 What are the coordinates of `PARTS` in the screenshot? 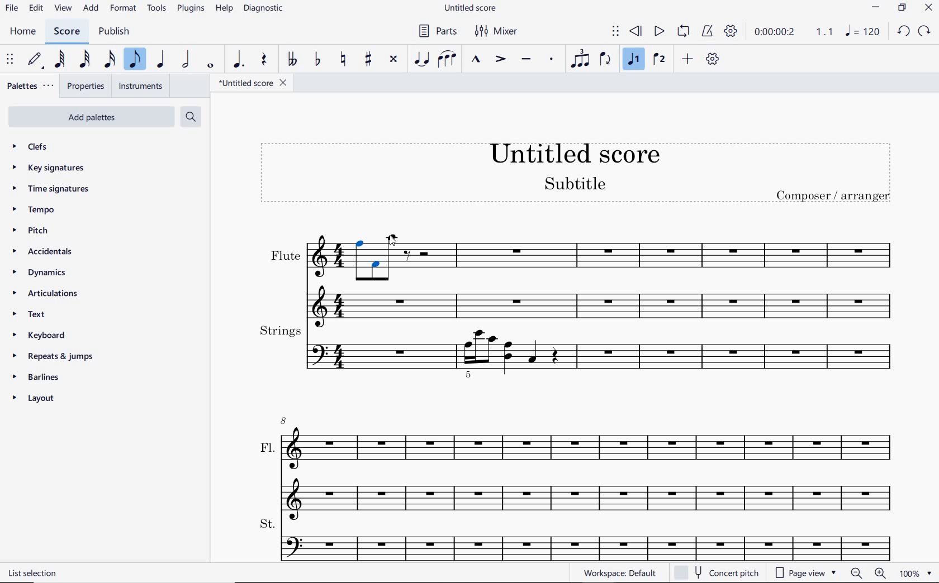 It's located at (437, 32).